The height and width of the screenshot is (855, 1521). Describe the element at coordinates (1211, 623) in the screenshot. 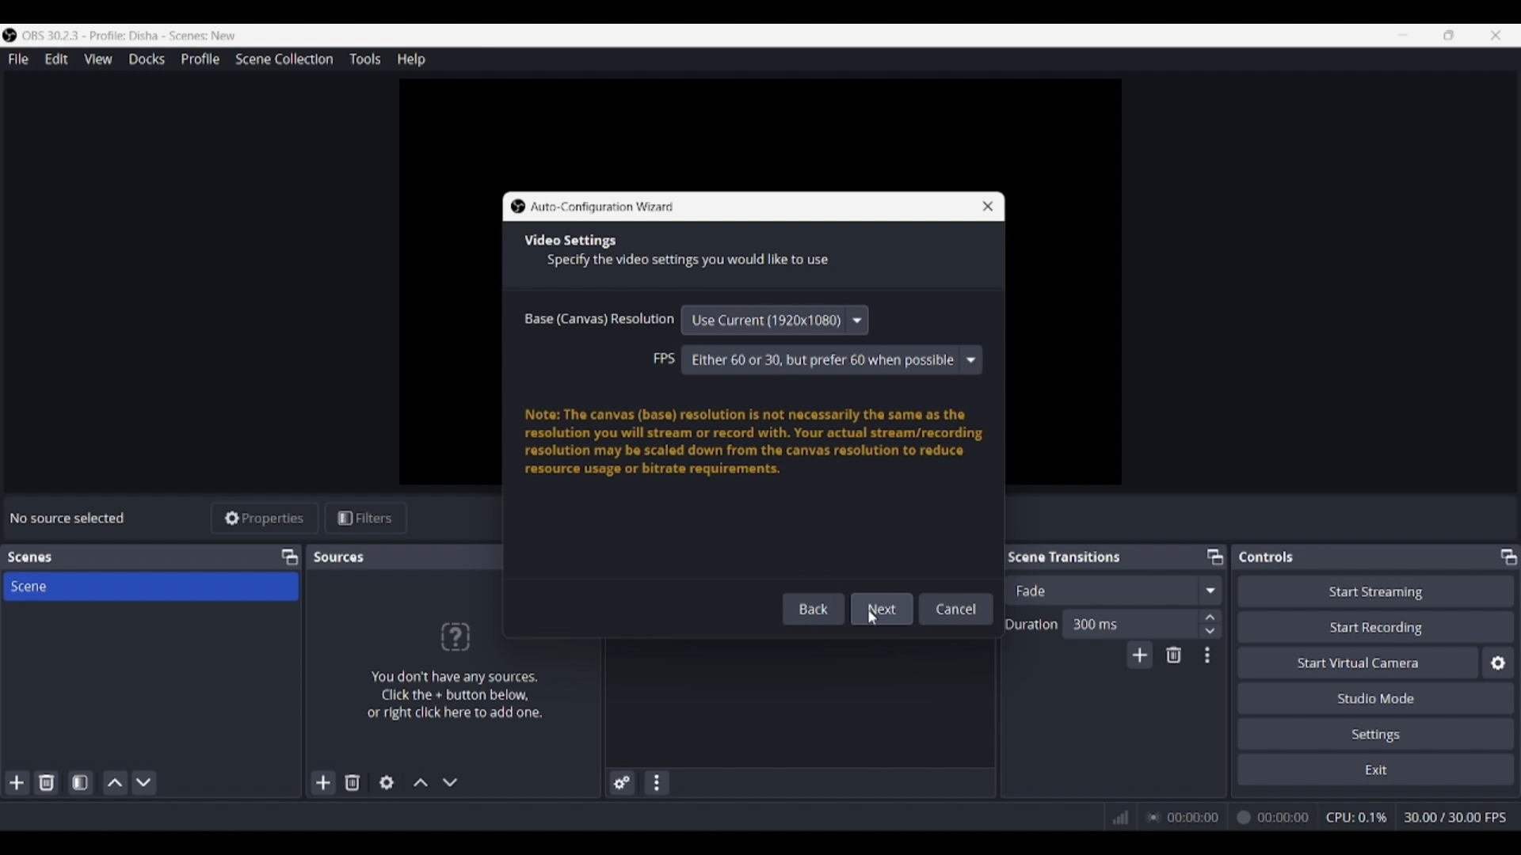

I see `Increase/Decrease duration` at that location.